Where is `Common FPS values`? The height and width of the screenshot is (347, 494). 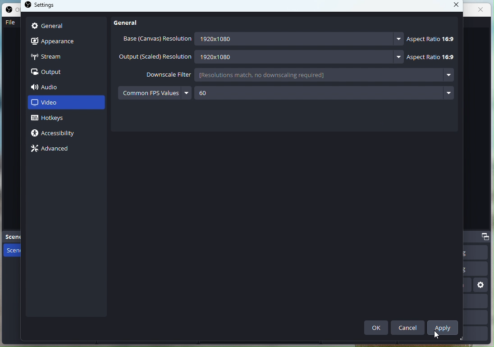 Common FPS values is located at coordinates (149, 92).